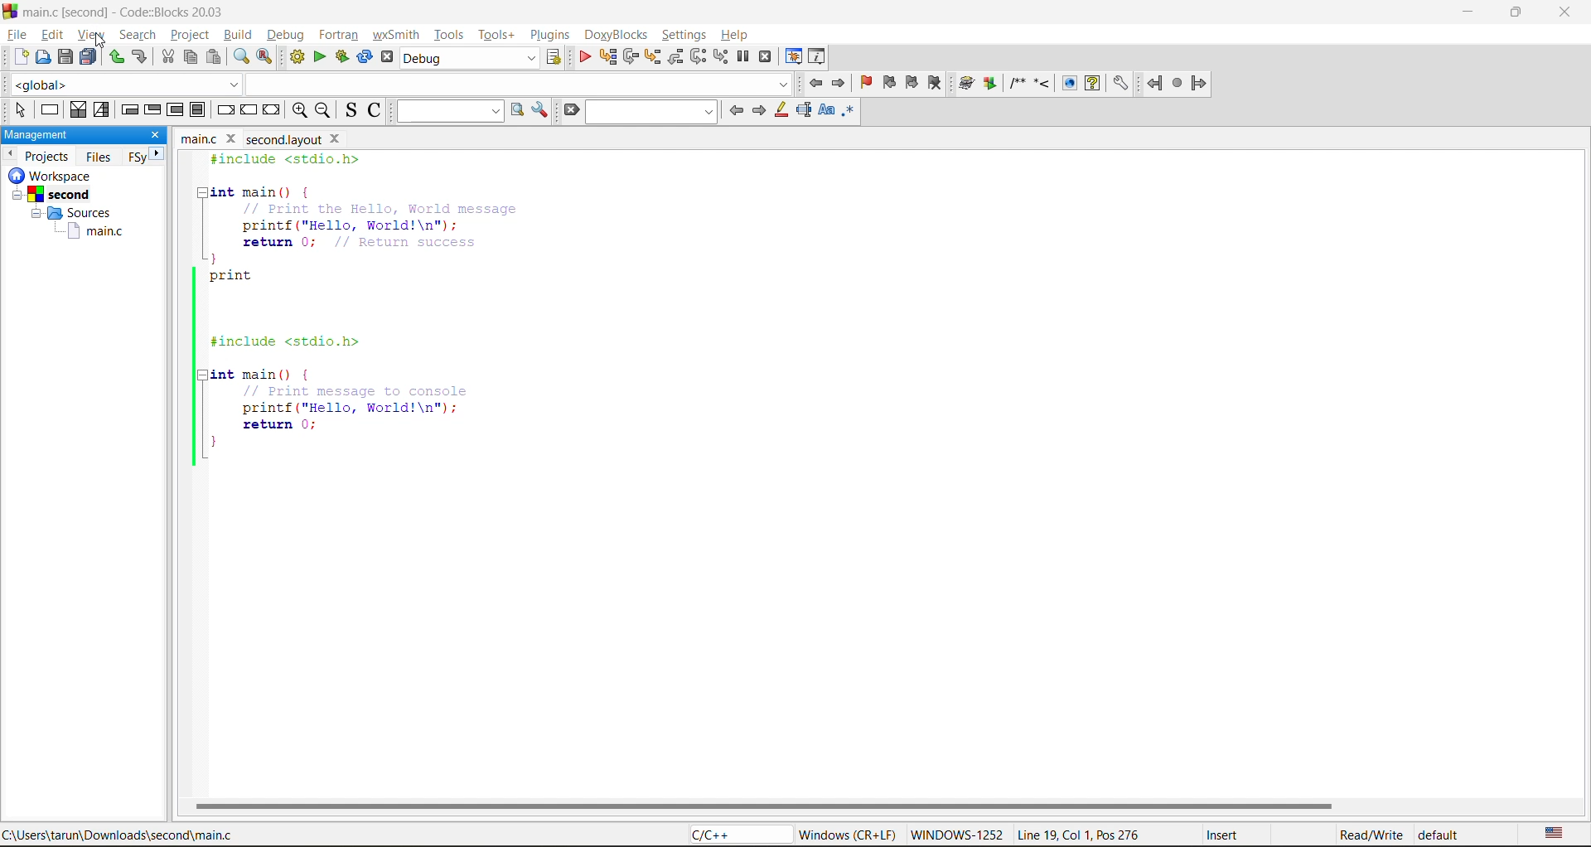 The width and height of the screenshot is (1591, 847). What do you see at coordinates (351, 109) in the screenshot?
I see `toggle source` at bounding box center [351, 109].